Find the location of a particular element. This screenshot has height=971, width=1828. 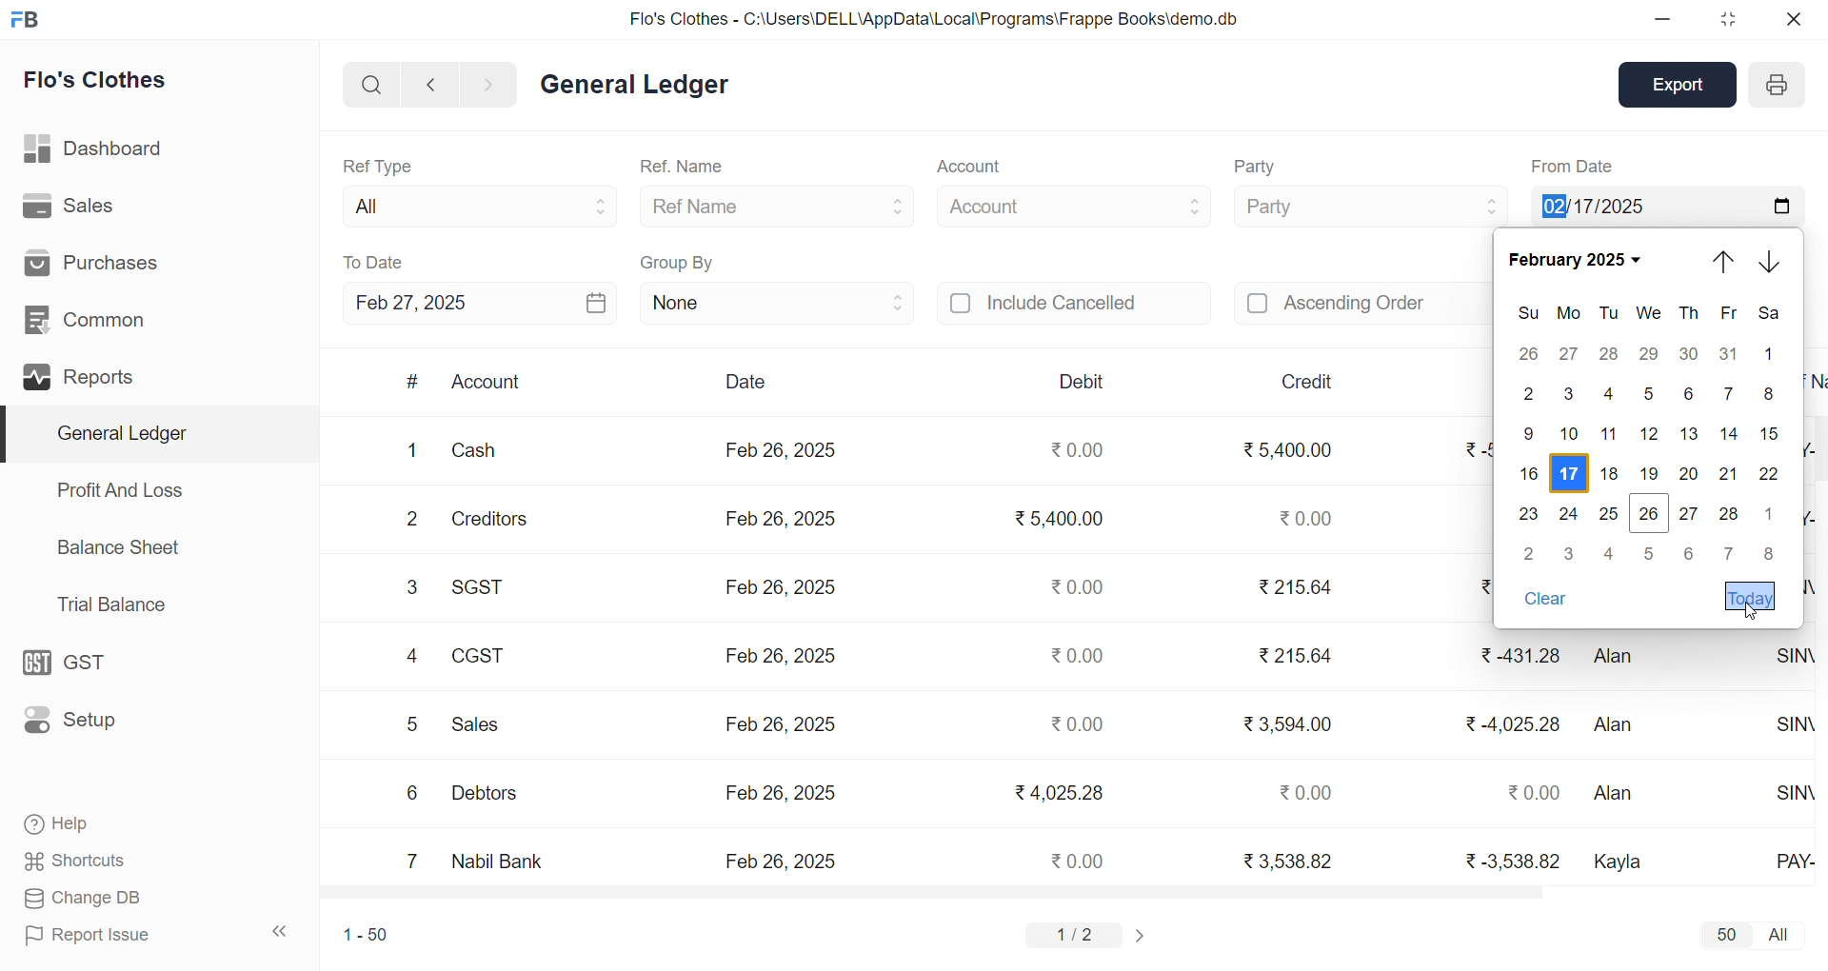

₹ 215.64 is located at coordinates (1296, 658).